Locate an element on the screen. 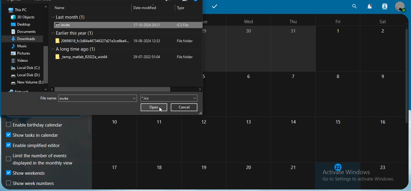 The image size is (411, 191). local disk D is located at coordinates (25, 76).